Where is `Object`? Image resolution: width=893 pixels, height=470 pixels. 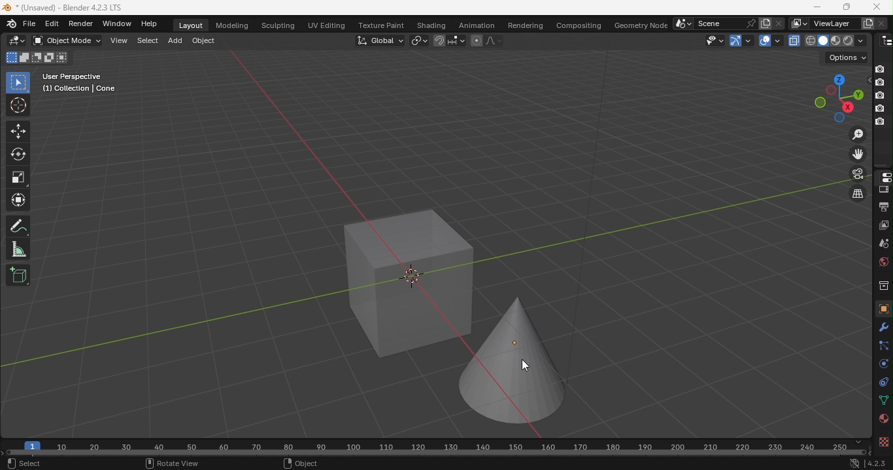
Object is located at coordinates (882, 308).